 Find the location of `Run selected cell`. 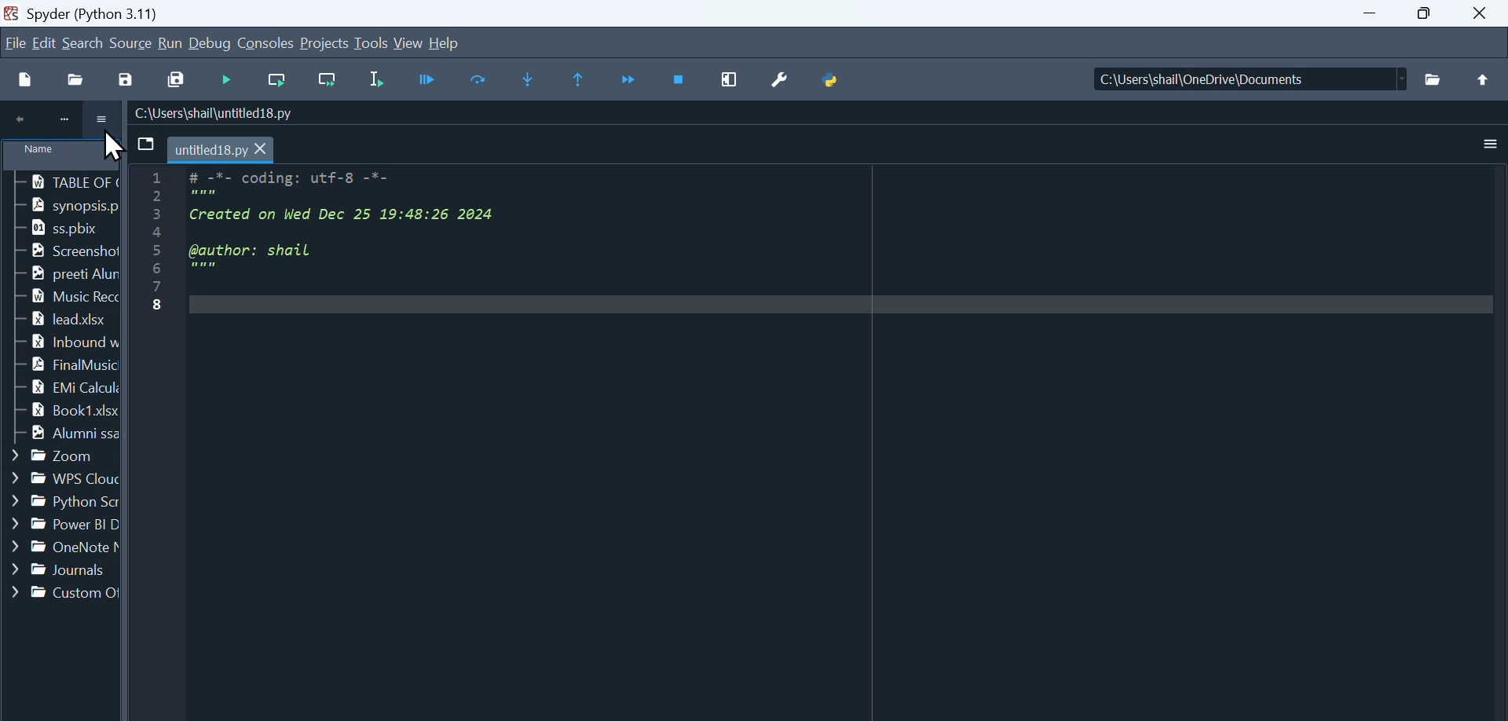

Run selected cell is located at coordinates (381, 79).